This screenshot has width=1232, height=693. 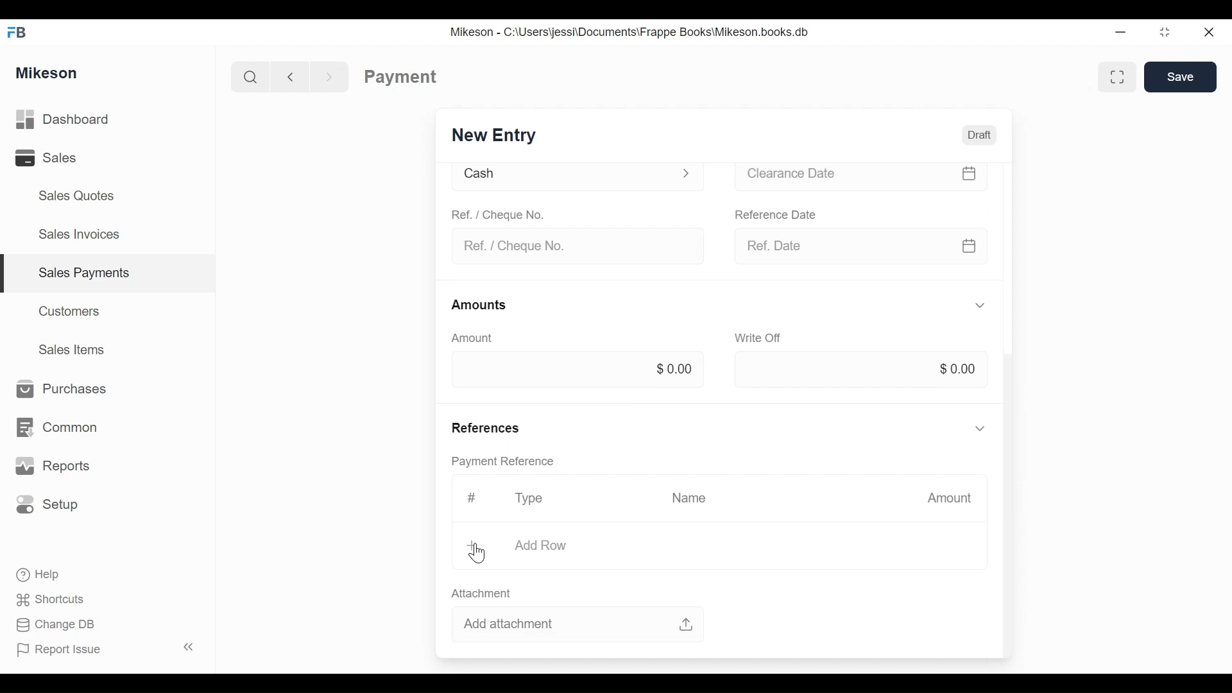 What do you see at coordinates (84, 120) in the screenshot?
I see `Dashboard` at bounding box center [84, 120].